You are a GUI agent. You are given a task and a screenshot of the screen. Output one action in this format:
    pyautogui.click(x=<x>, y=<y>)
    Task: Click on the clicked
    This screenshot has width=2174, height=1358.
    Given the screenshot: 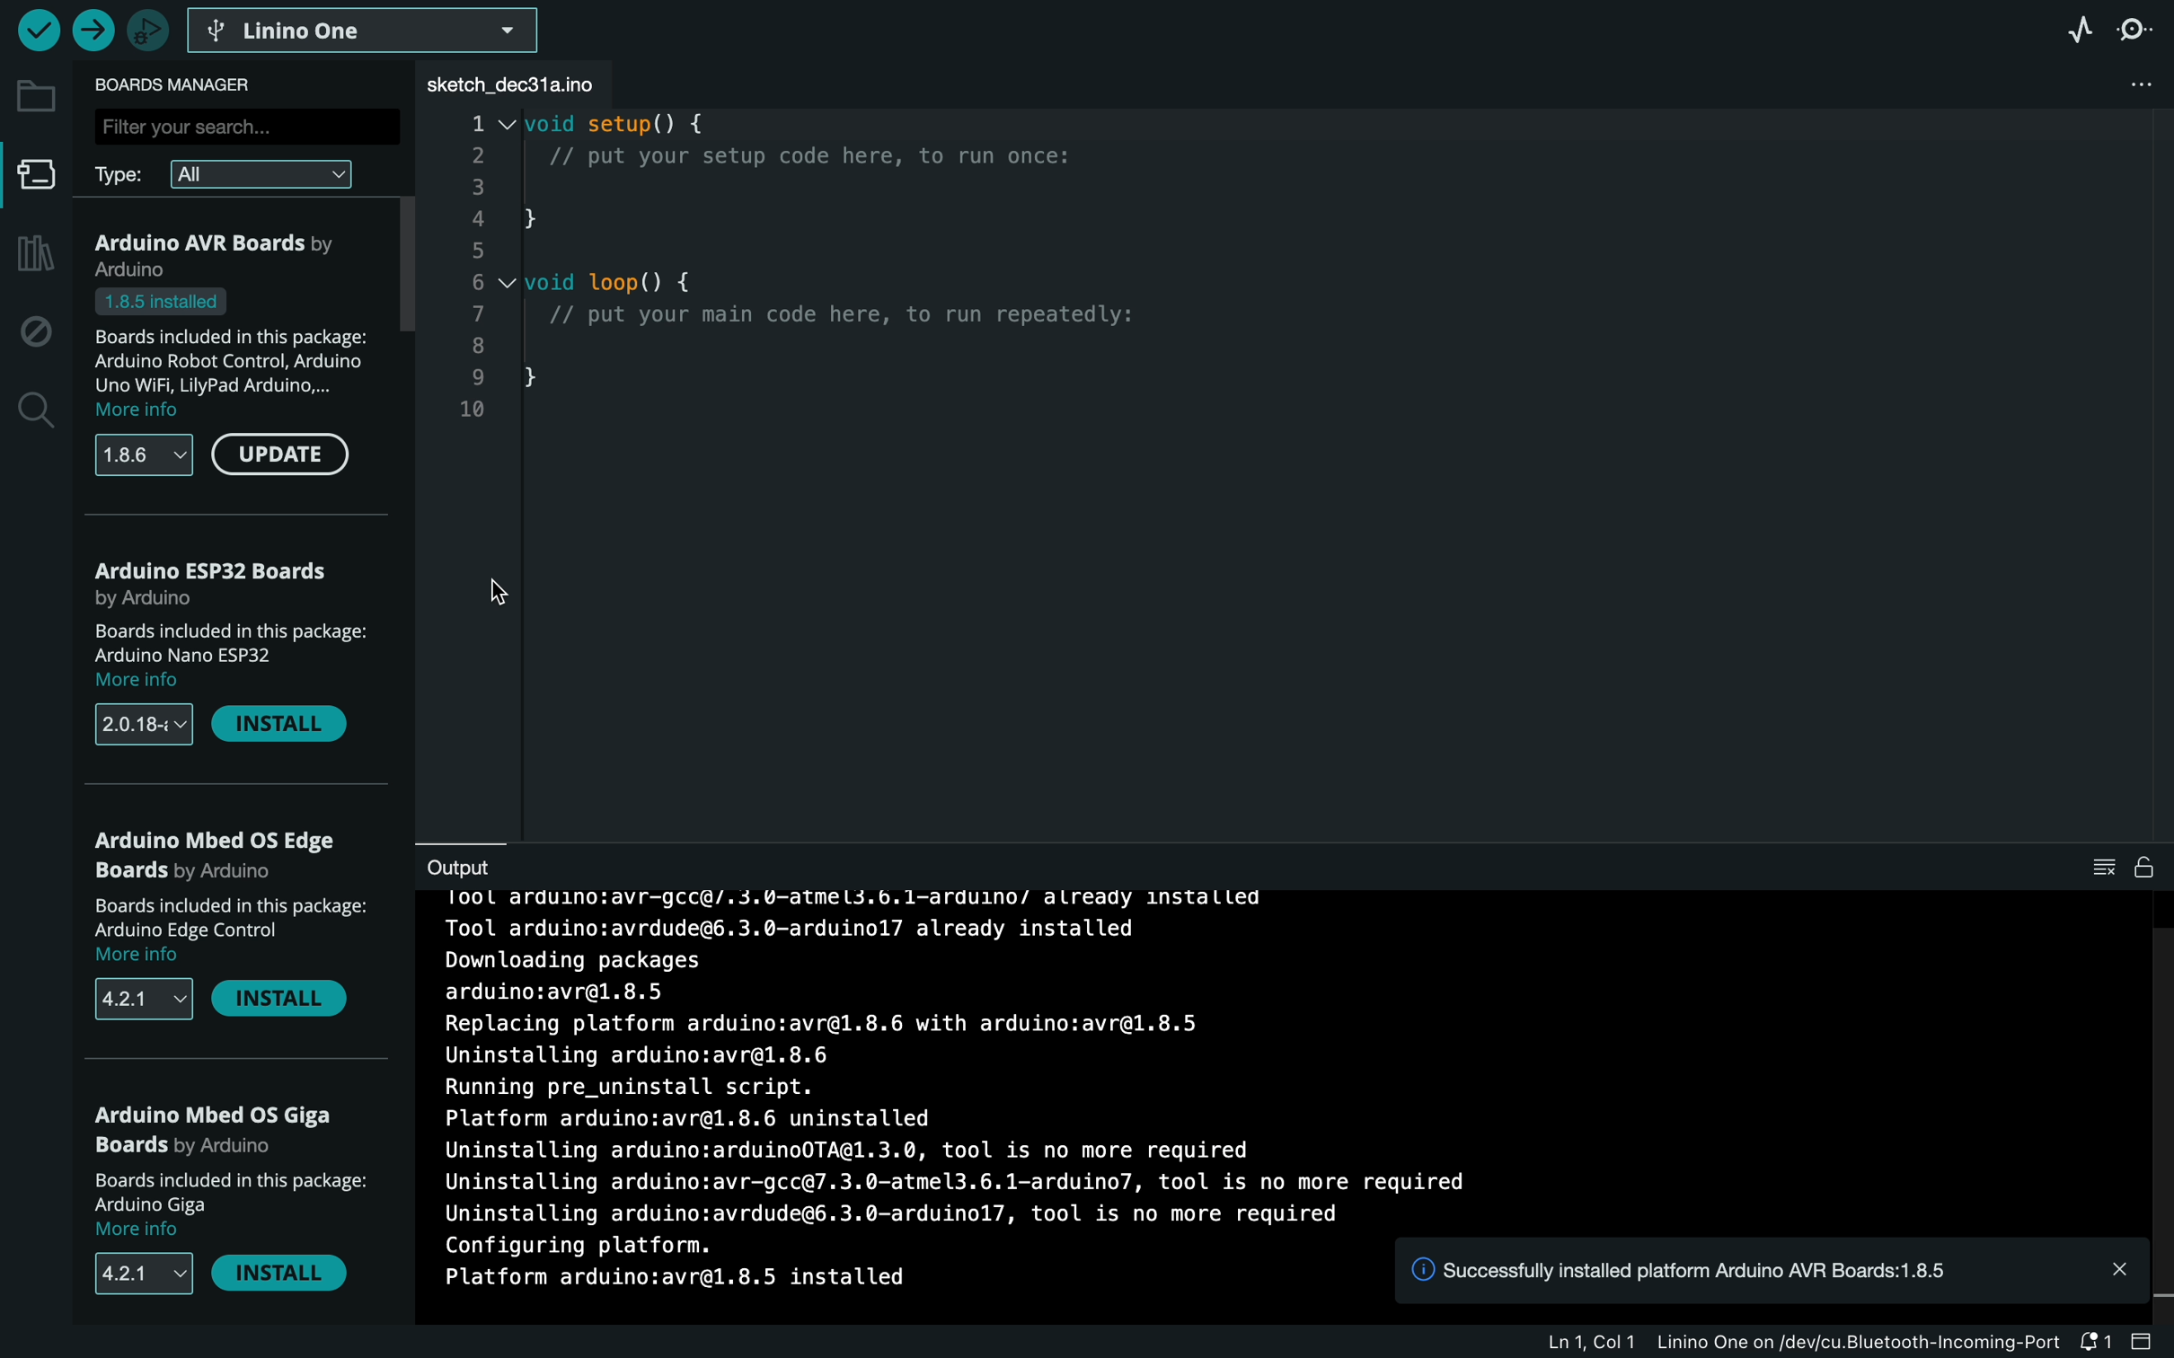 What is the action you would take?
    pyautogui.click(x=280, y=459)
    